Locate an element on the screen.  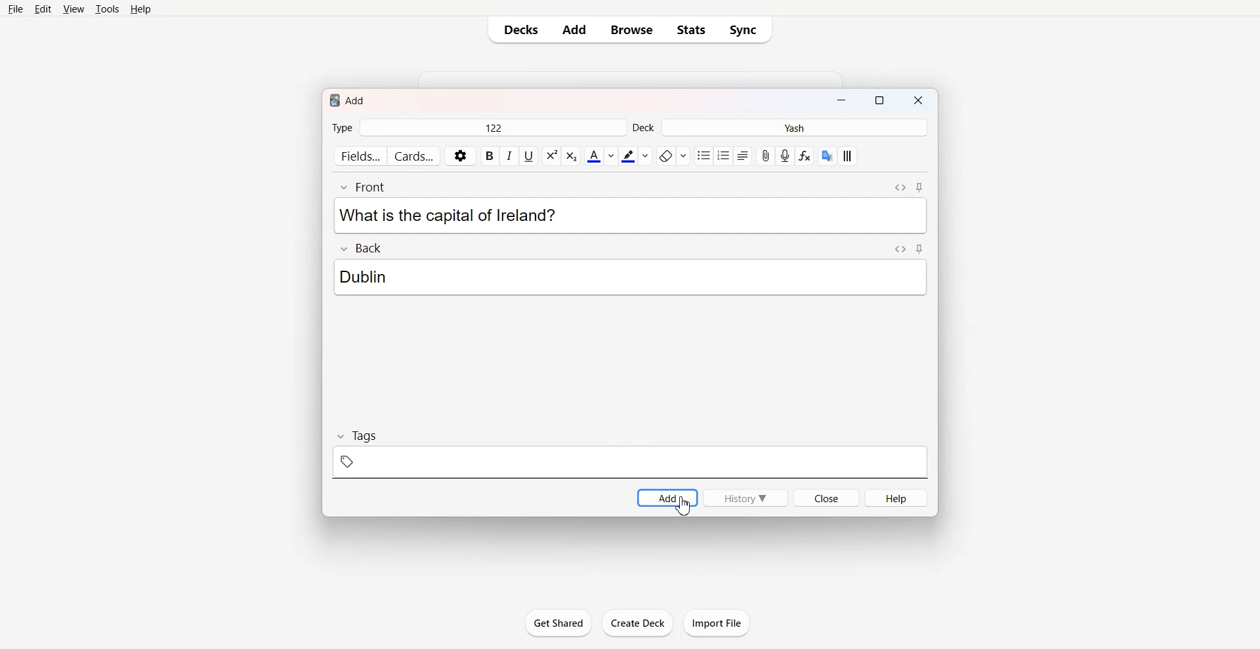
Cards is located at coordinates (415, 156).